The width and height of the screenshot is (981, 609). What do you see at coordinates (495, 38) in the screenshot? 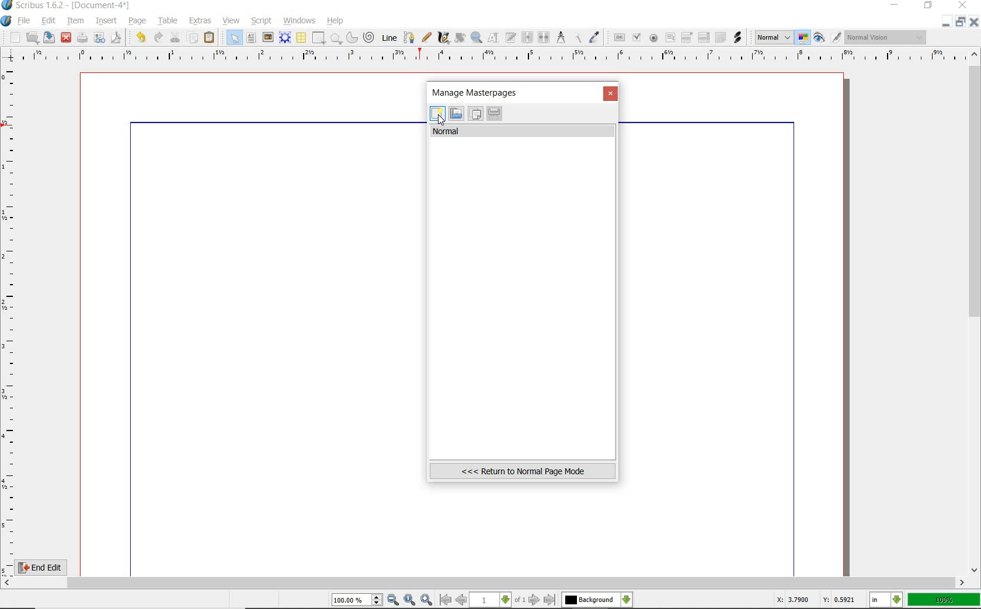
I see `edit contents of frame` at bounding box center [495, 38].